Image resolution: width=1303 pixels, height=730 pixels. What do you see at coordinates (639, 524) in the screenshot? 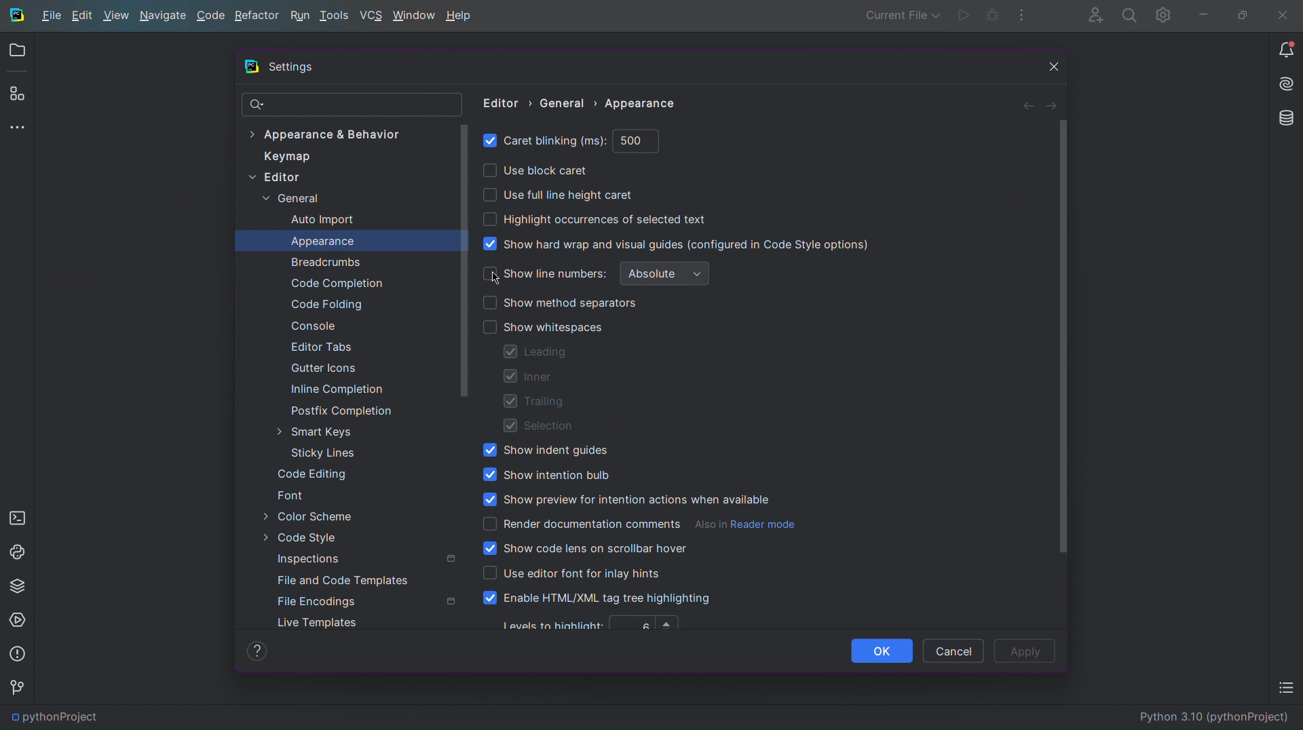
I see `Render documentation comments` at bounding box center [639, 524].